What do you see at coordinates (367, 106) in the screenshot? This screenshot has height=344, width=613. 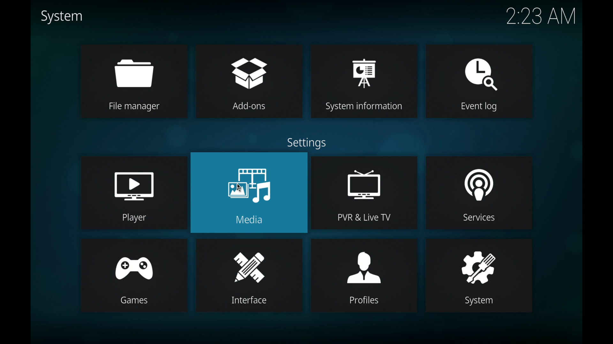 I see `System information` at bounding box center [367, 106].